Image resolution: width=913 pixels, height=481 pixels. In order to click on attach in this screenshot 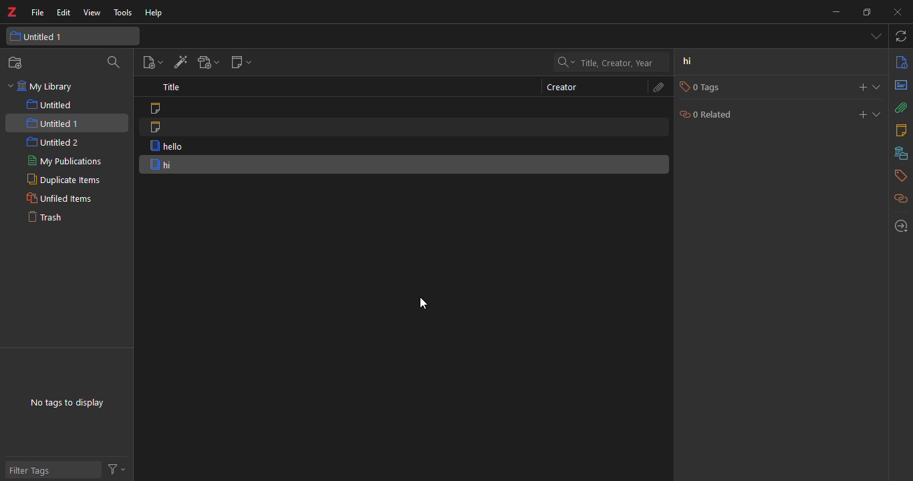, I will do `click(659, 88)`.